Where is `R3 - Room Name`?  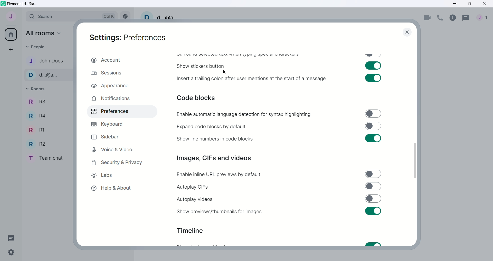
R3 - Room Name is located at coordinates (36, 102).